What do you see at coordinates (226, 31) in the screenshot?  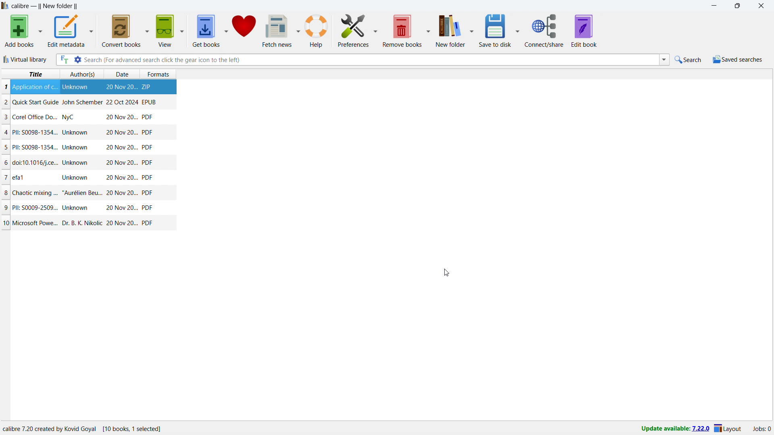 I see `get books options` at bounding box center [226, 31].